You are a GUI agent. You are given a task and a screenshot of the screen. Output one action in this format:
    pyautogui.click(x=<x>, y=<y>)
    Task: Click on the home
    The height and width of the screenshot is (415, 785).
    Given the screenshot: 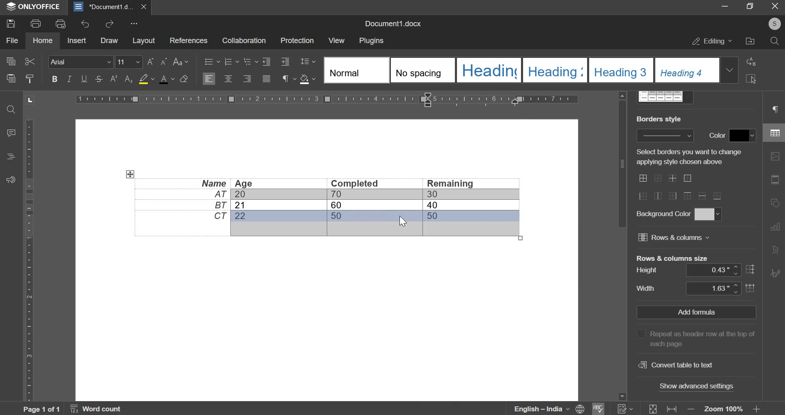 What is the action you would take?
    pyautogui.click(x=42, y=40)
    